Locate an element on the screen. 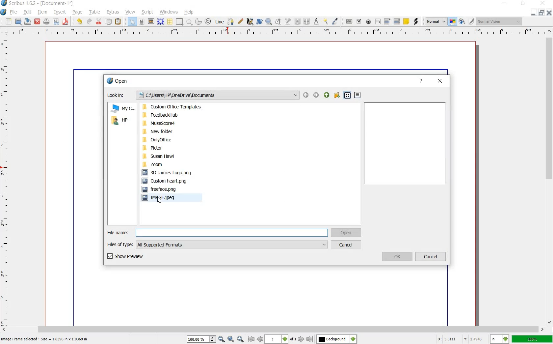 The width and height of the screenshot is (553, 344). scrollbar is located at coordinates (273, 329).